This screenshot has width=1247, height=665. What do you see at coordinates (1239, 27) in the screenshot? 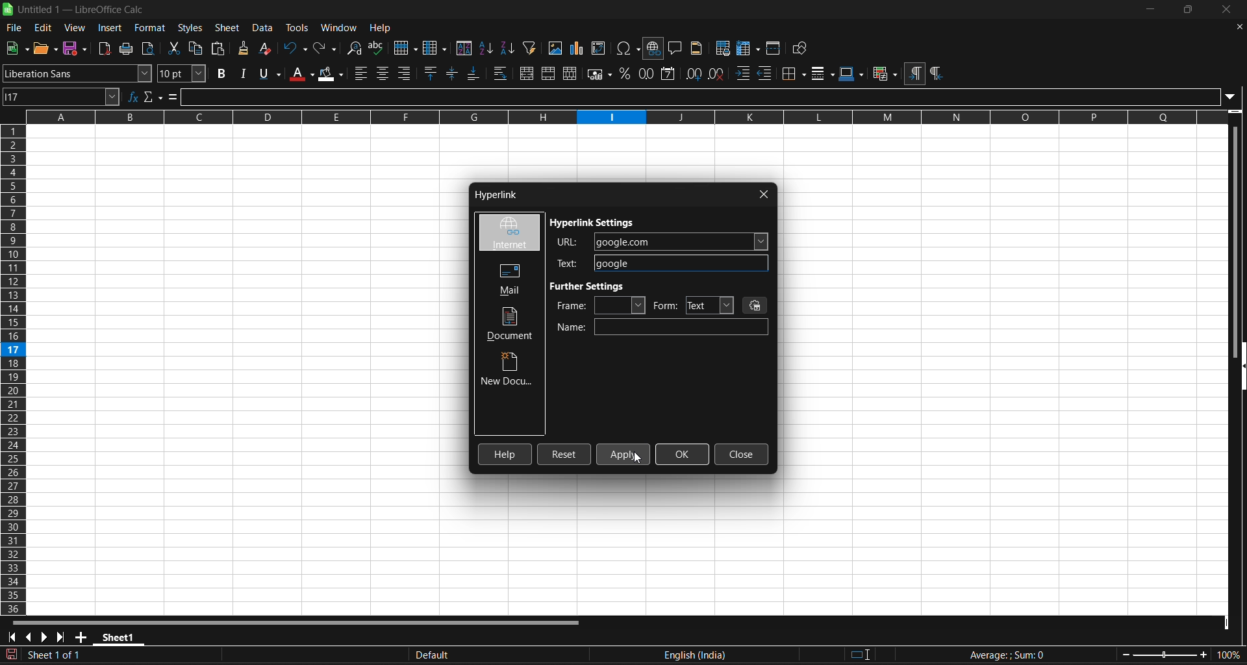
I see `close document` at bounding box center [1239, 27].